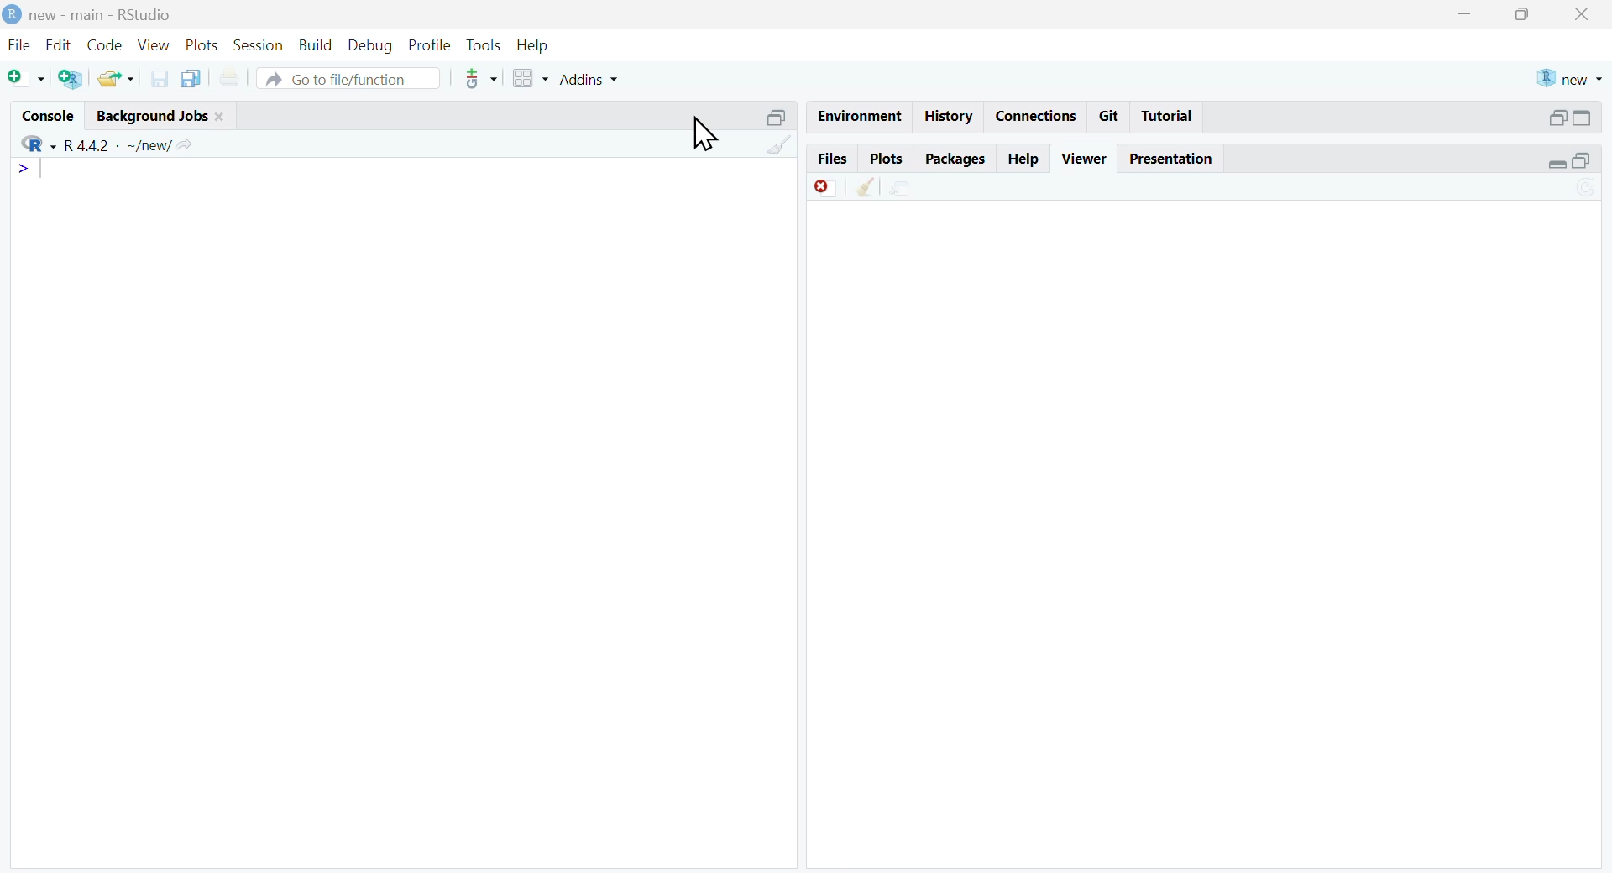 This screenshot has width=1612, height=873. I want to click on share file, so click(901, 188).